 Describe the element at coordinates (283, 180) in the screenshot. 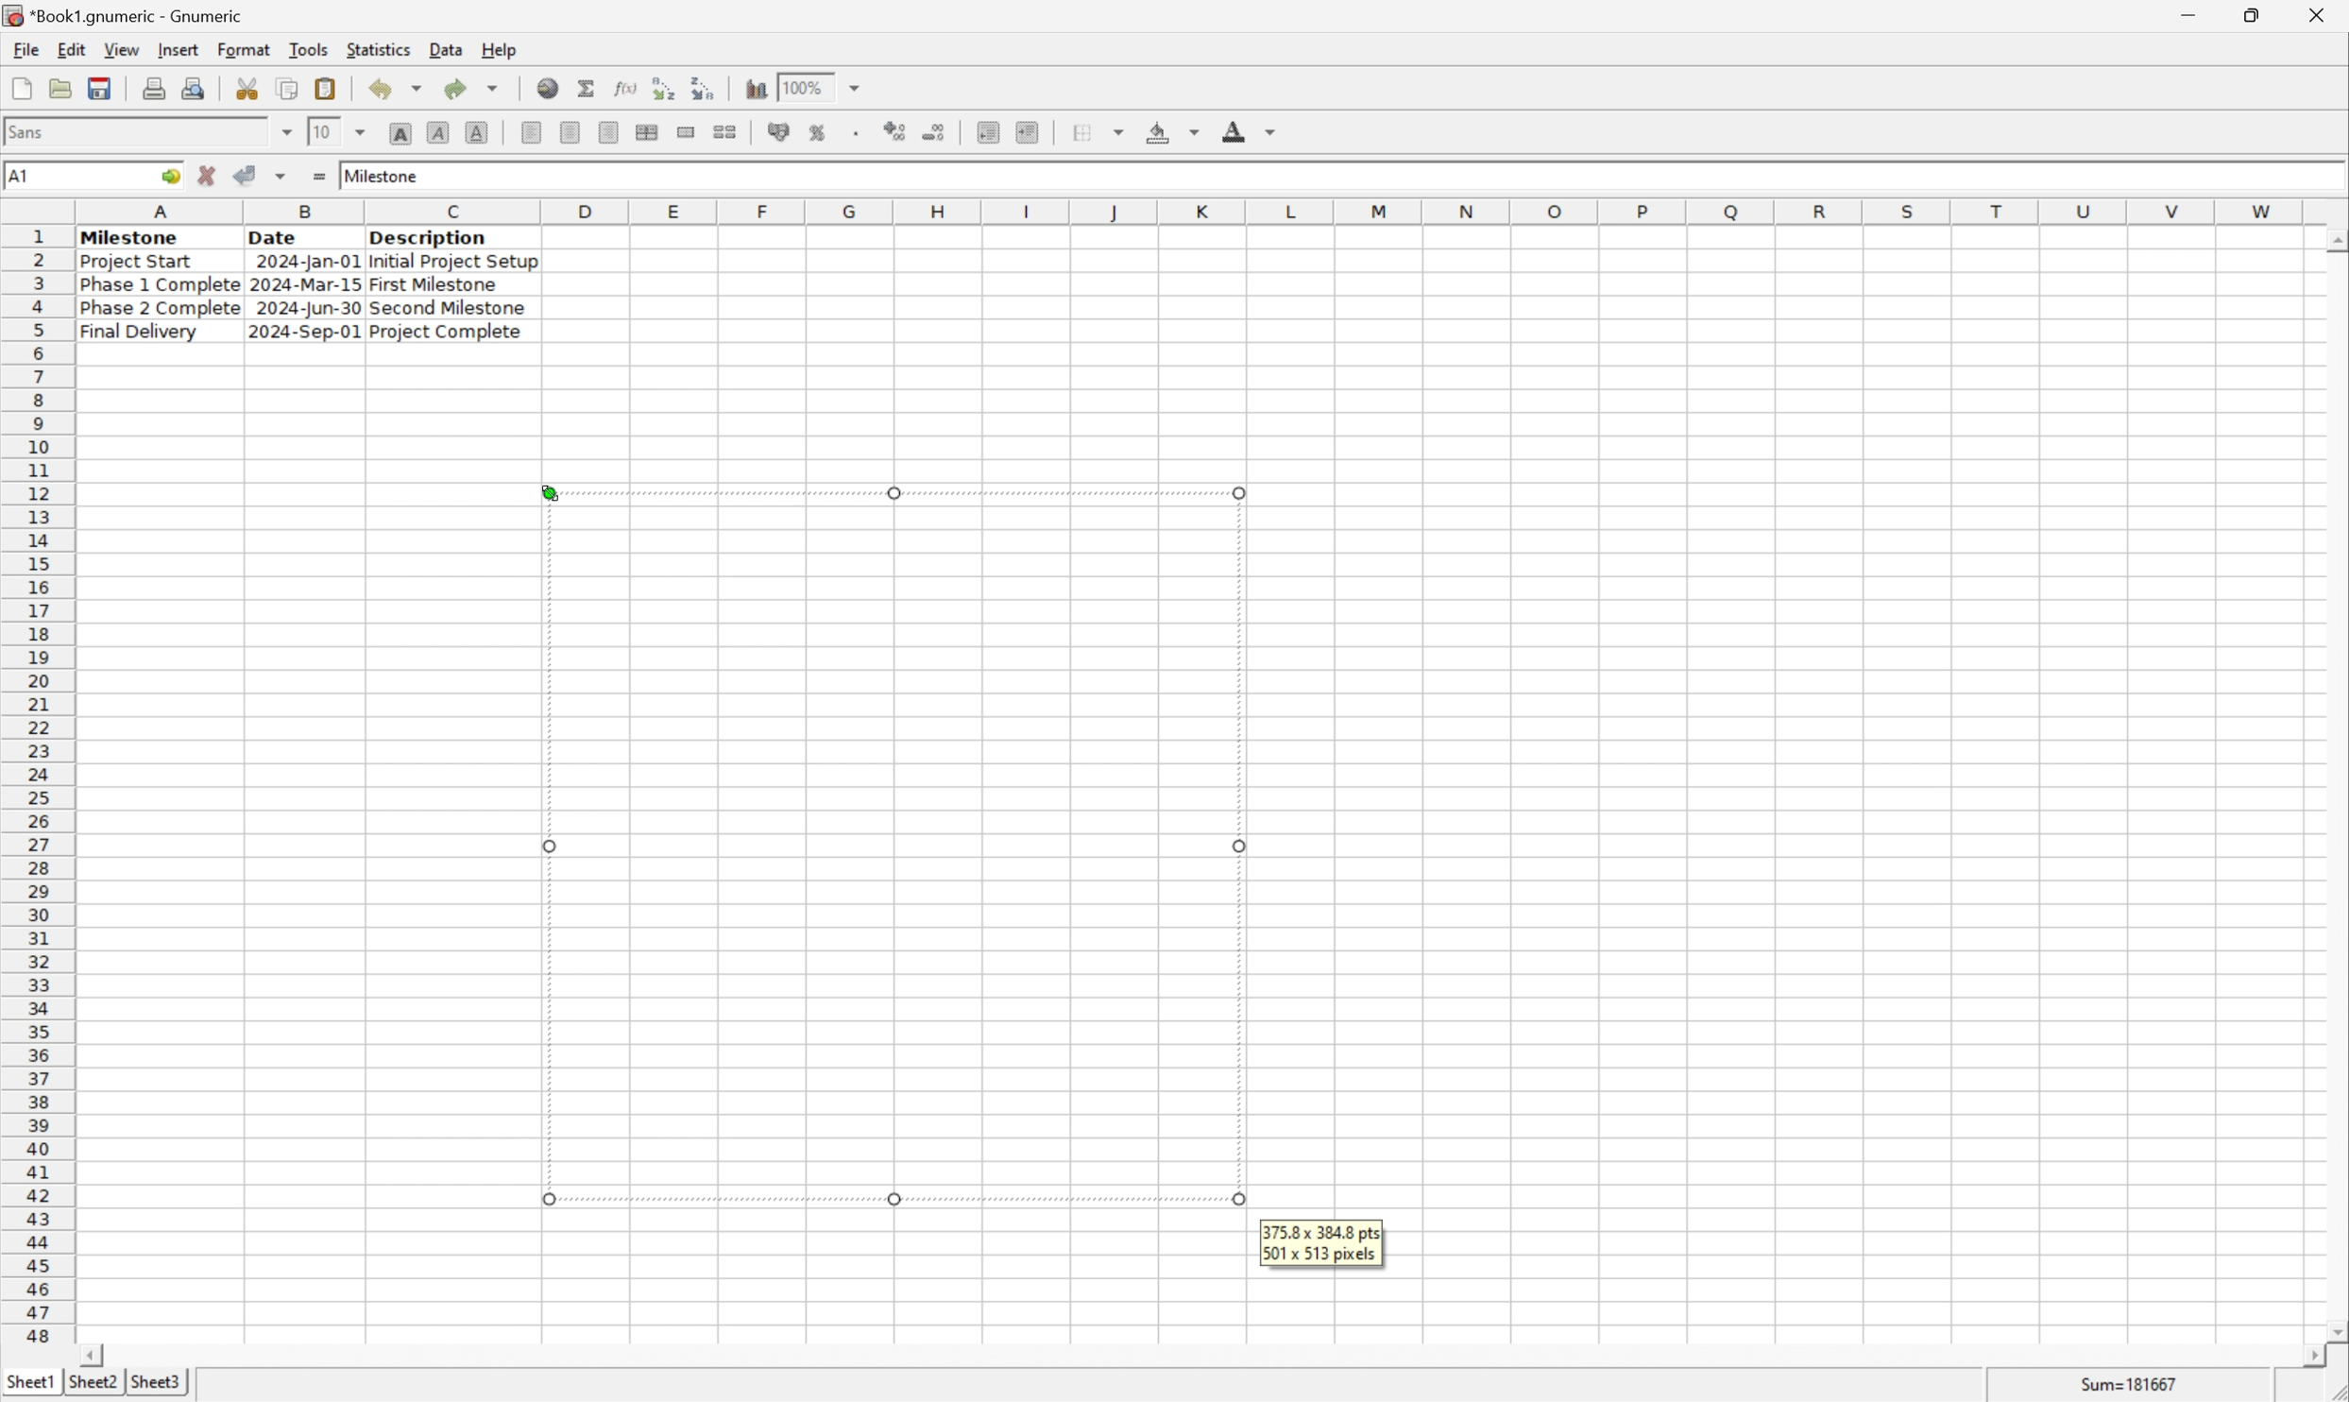

I see `accept changes in multiple cells` at that location.